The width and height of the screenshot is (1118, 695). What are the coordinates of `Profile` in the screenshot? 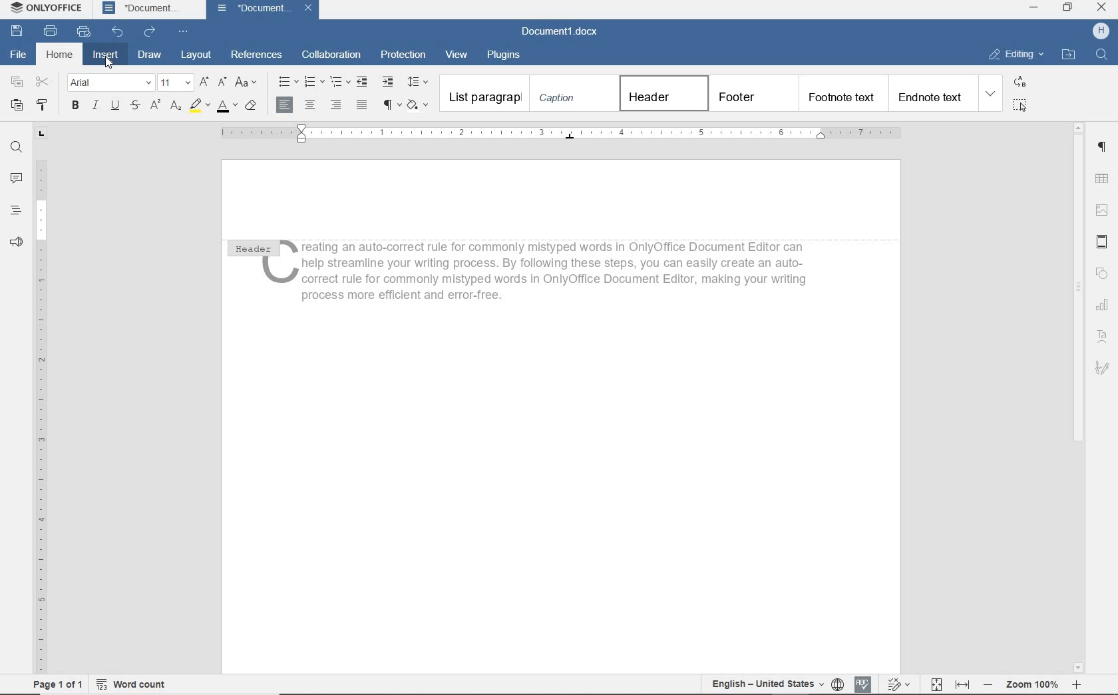 It's located at (1101, 31).